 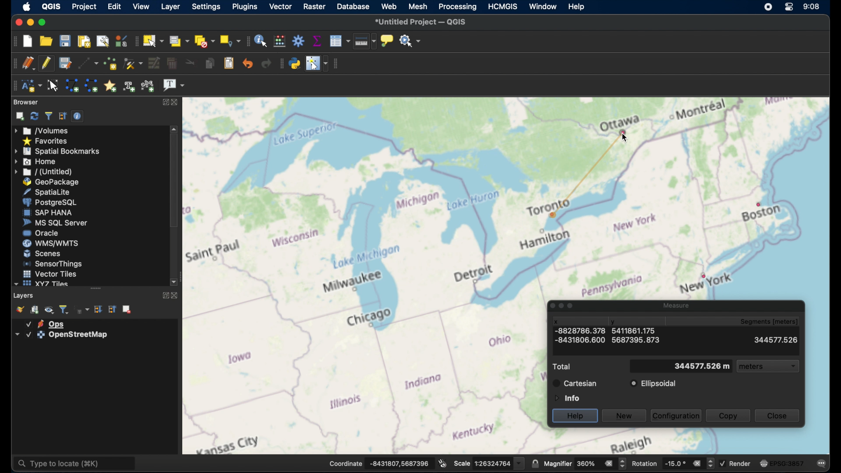 What do you see at coordinates (769, 367) in the screenshot?
I see `meters` at bounding box center [769, 367].